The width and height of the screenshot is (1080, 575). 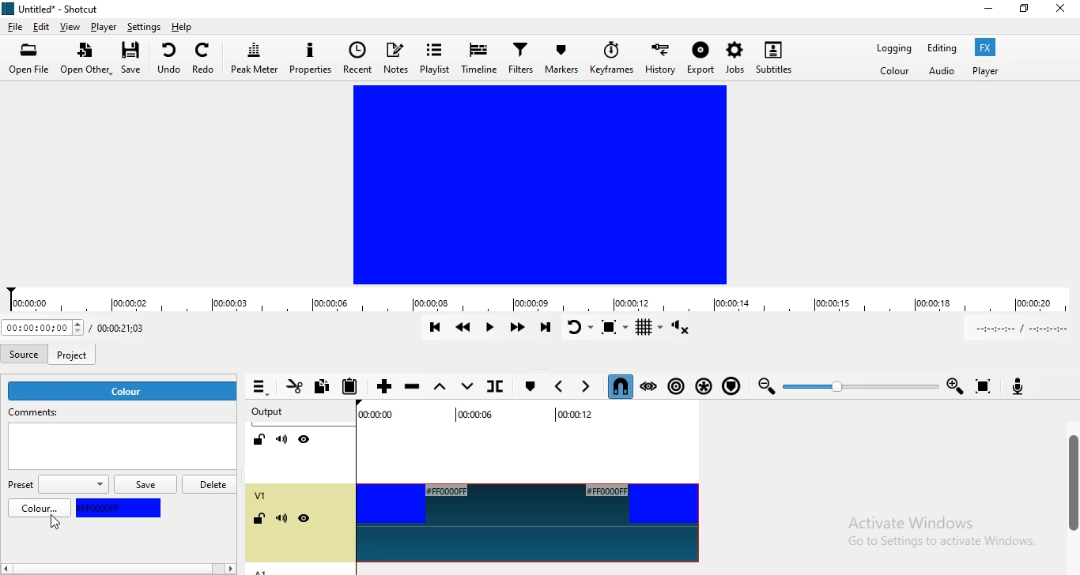 I want to click on create/edit marker, so click(x=529, y=387).